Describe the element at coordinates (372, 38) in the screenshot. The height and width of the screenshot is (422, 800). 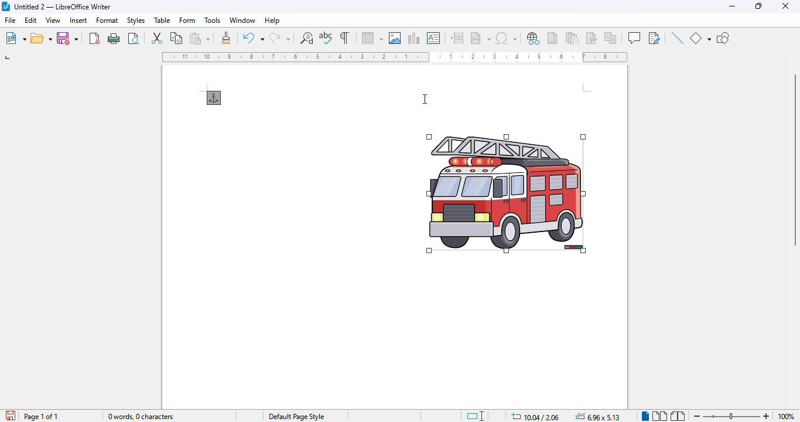
I see `table` at that location.